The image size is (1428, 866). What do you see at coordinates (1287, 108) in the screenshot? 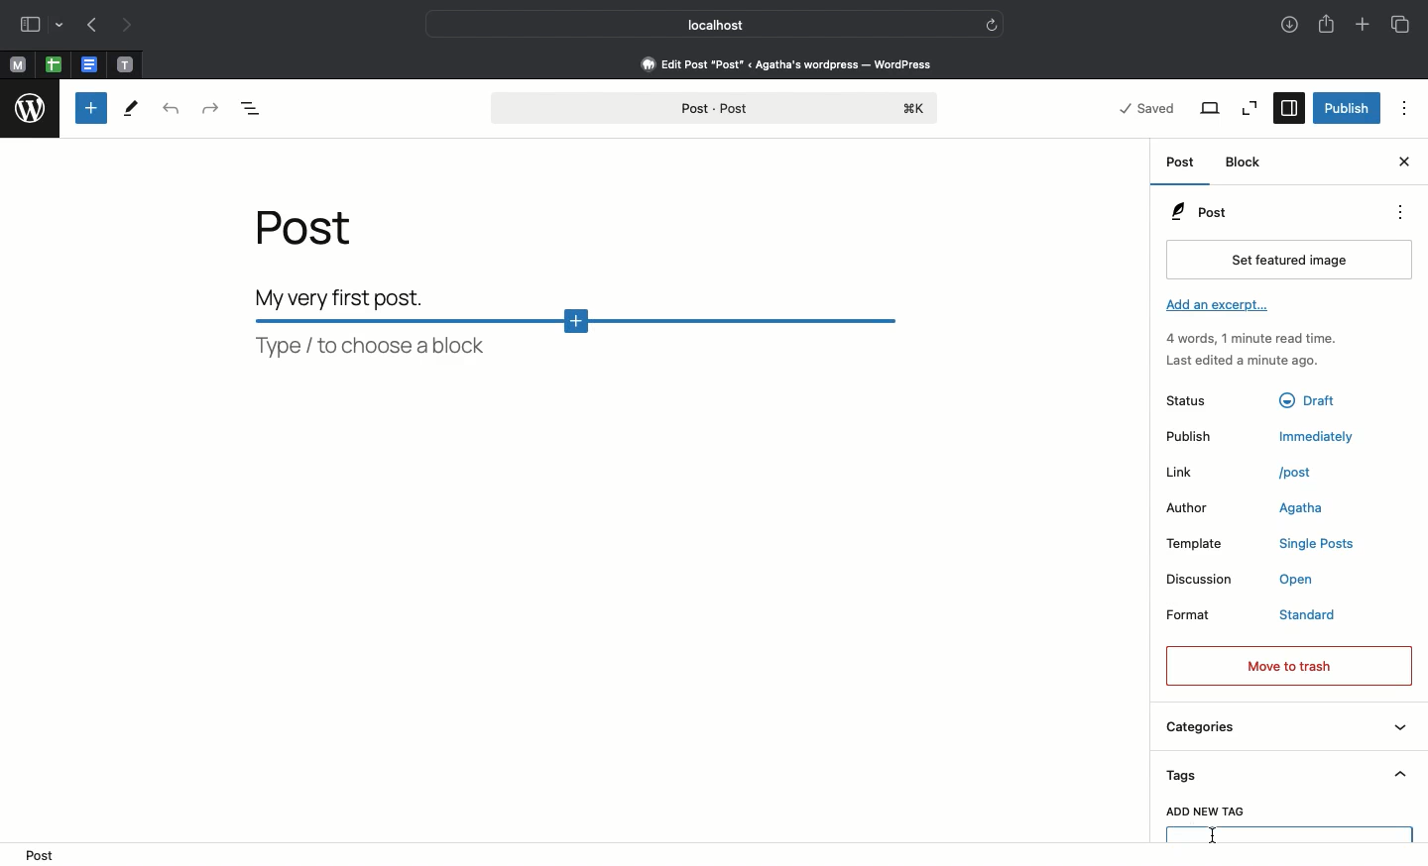
I see `Sidebar` at bounding box center [1287, 108].